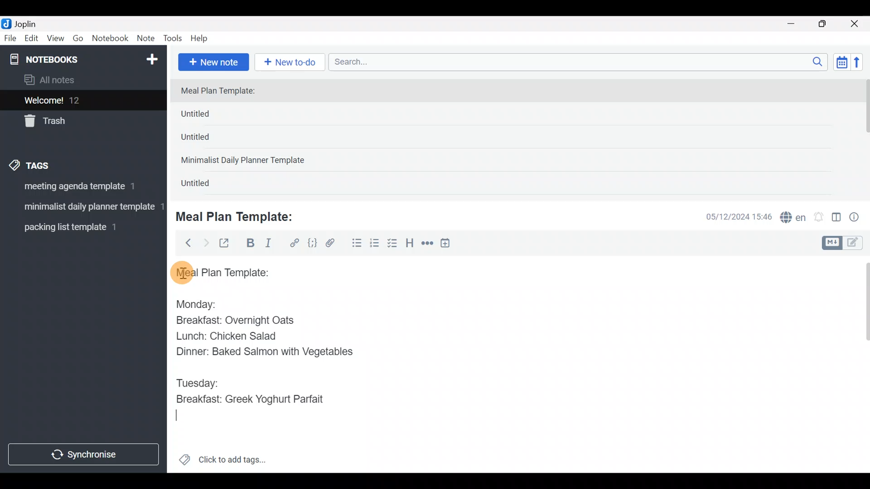 The image size is (870, 489). What do you see at coordinates (208, 140) in the screenshot?
I see `Untitled` at bounding box center [208, 140].